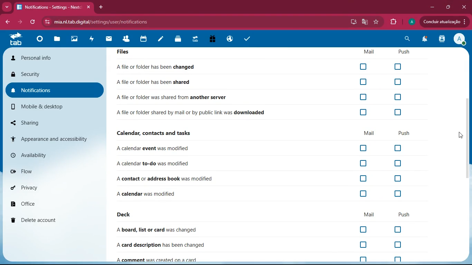  What do you see at coordinates (365, 22) in the screenshot?
I see `google translate` at bounding box center [365, 22].